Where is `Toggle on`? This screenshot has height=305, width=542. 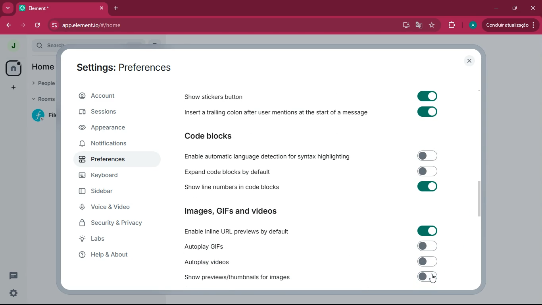 Toggle on is located at coordinates (427, 112).